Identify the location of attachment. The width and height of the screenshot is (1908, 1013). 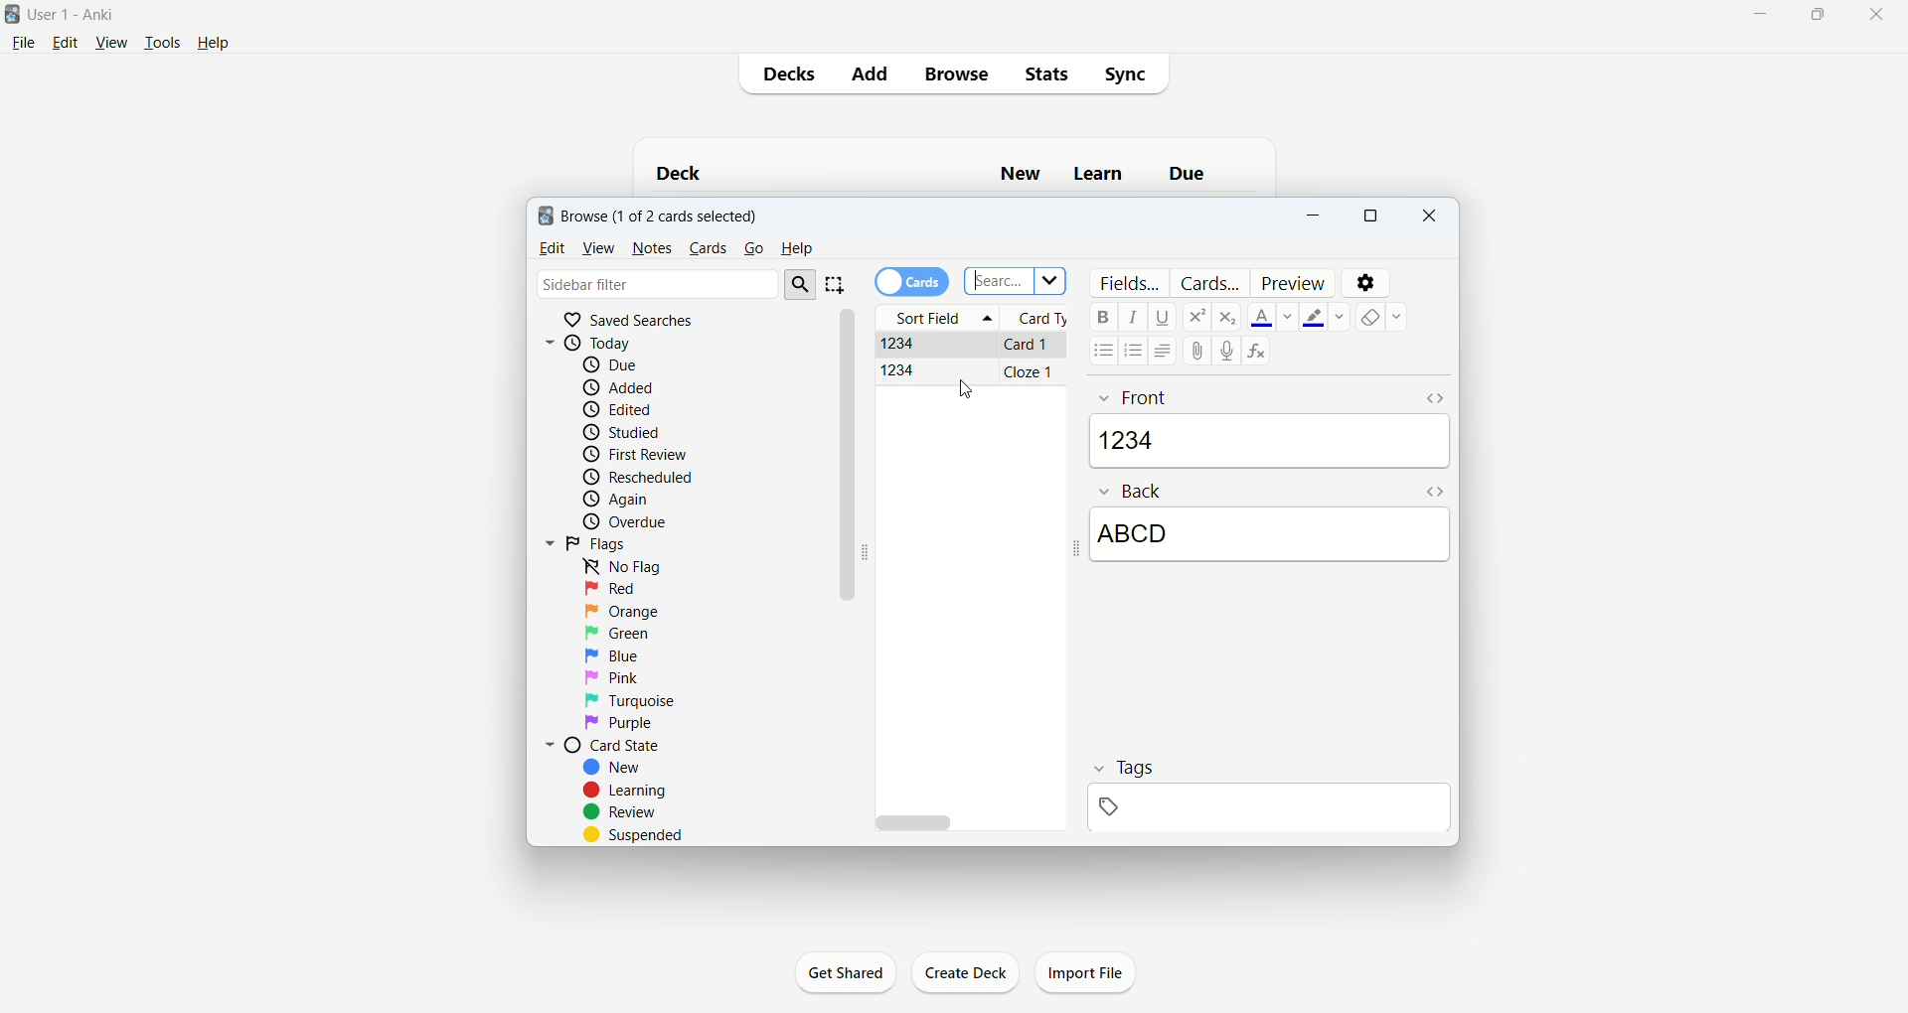
(1198, 353).